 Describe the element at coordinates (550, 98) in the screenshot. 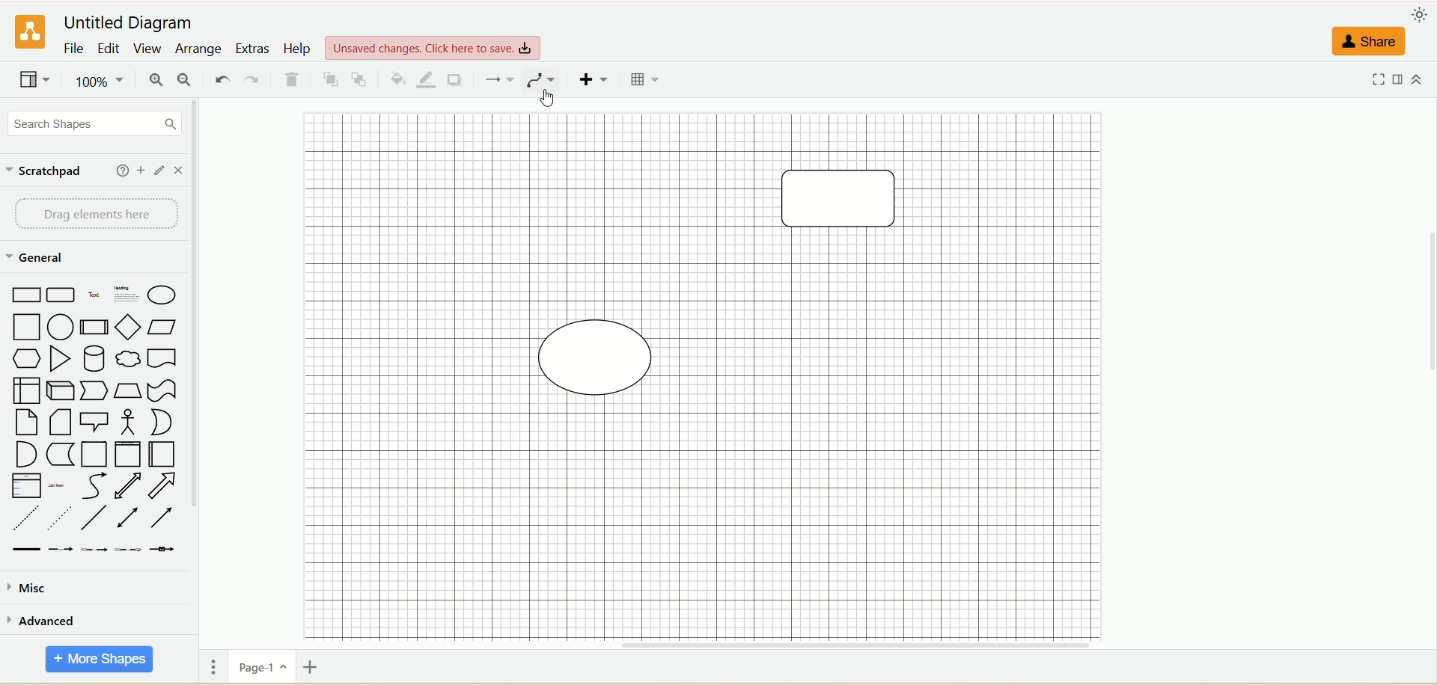

I see `cursor` at that location.